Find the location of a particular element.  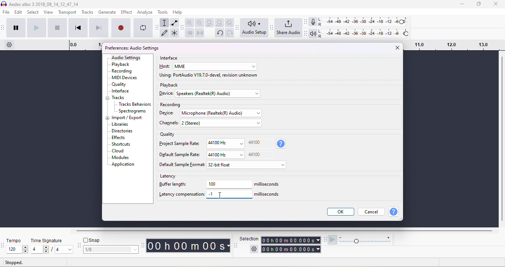

Default sample rate: is located at coordinates (180, 155).